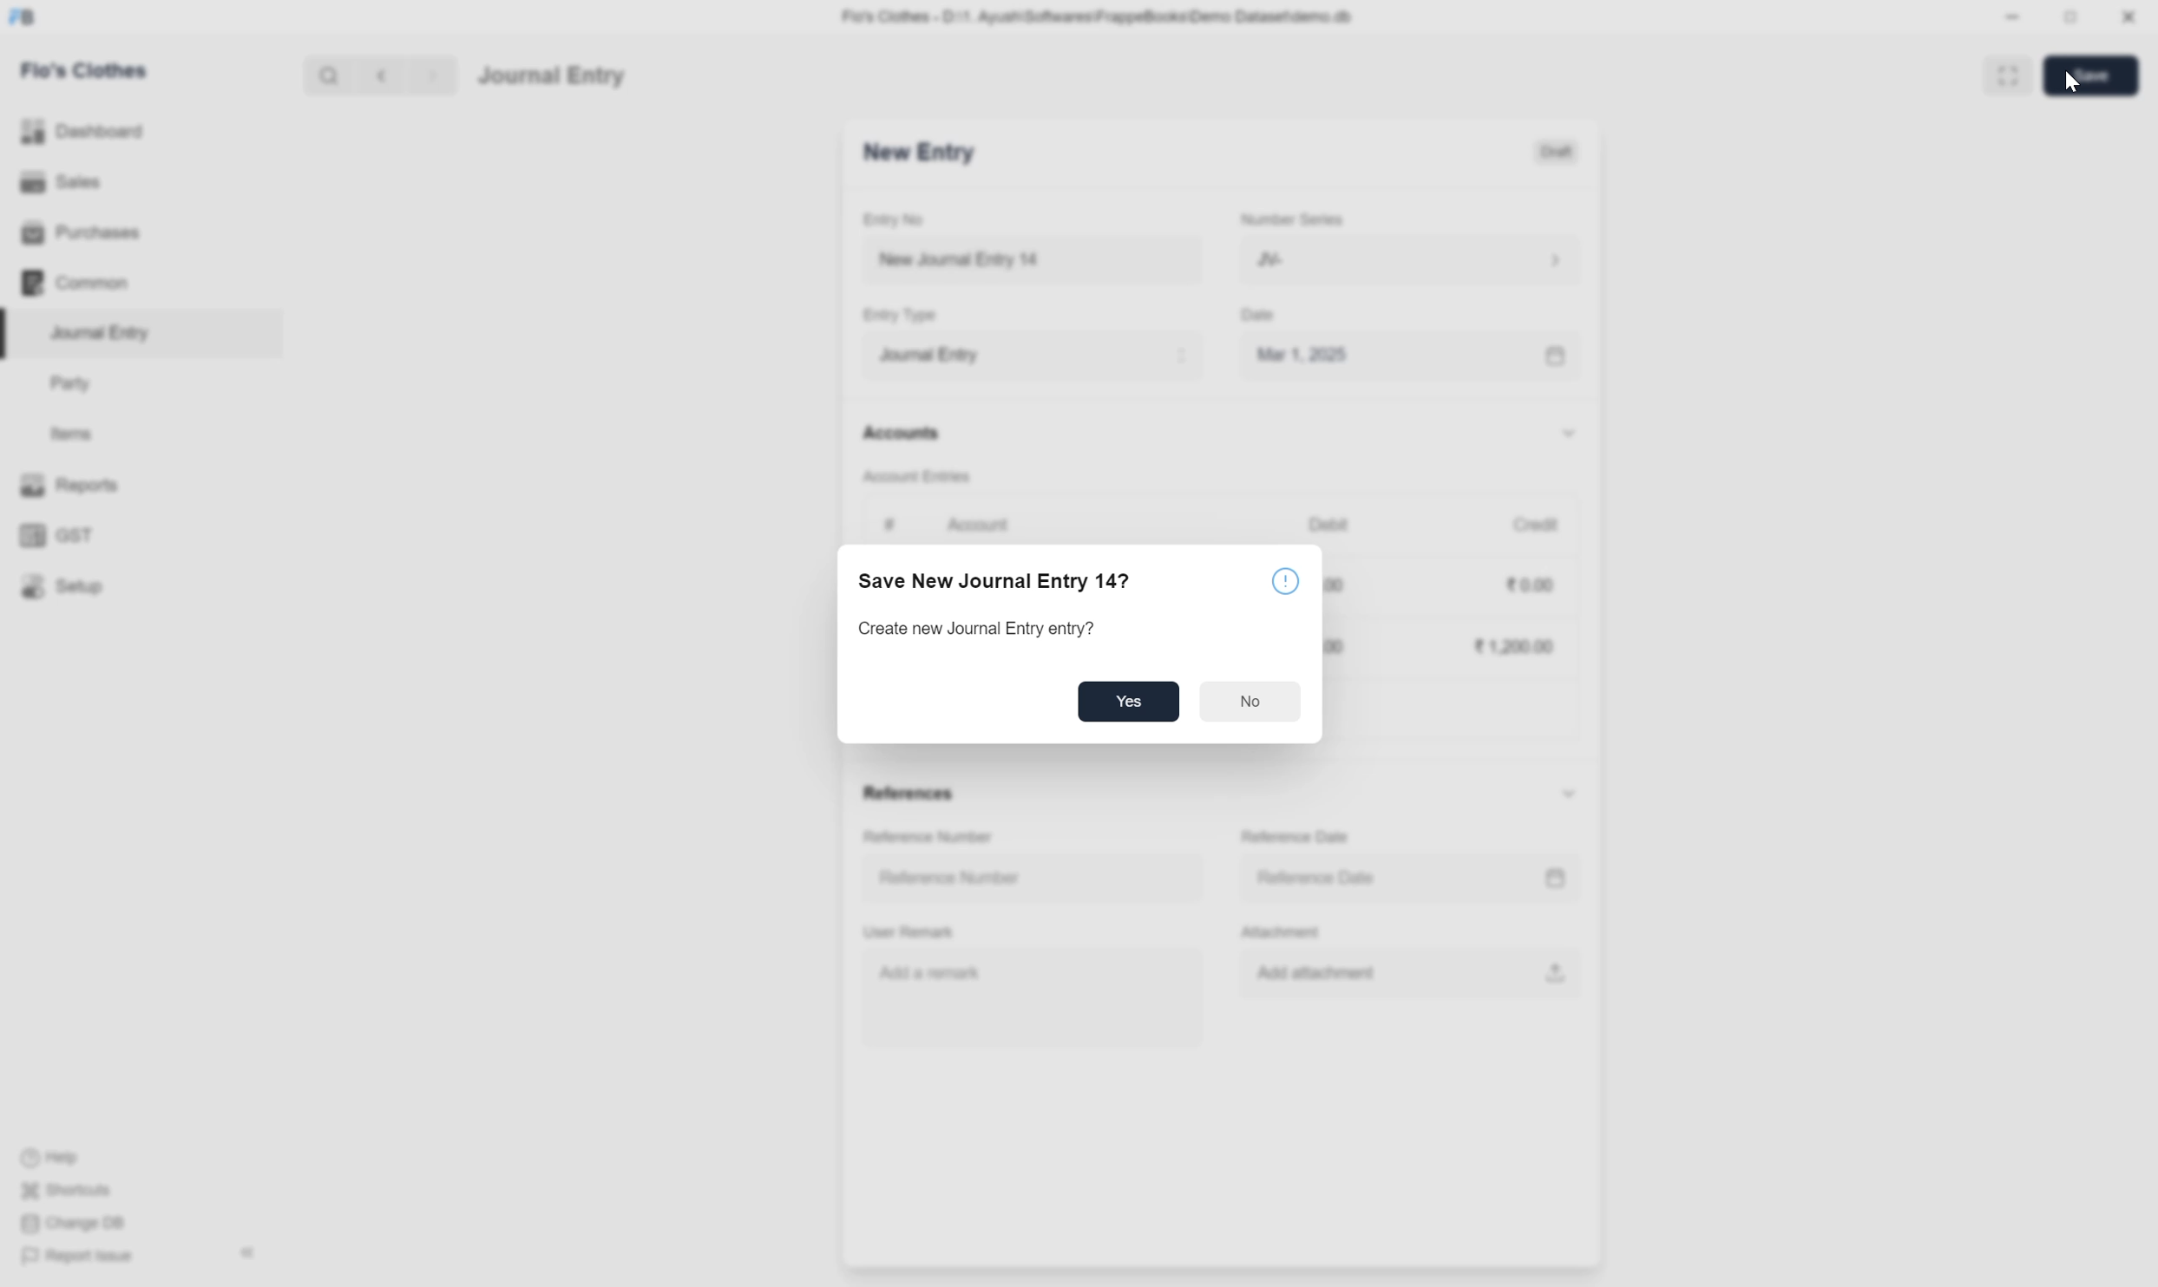 This screenshot has height=1287, width=2158. Describe the element at coordinates (55, 1159) in the screenshot. I see `Help` at that location.